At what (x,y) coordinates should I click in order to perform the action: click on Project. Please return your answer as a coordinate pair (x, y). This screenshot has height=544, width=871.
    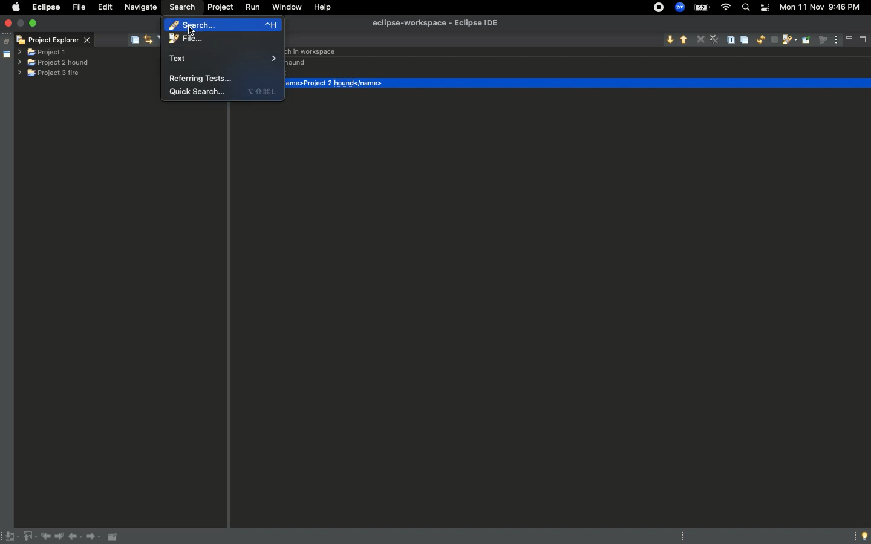
    Looking at the image, I should click on (223, 7).